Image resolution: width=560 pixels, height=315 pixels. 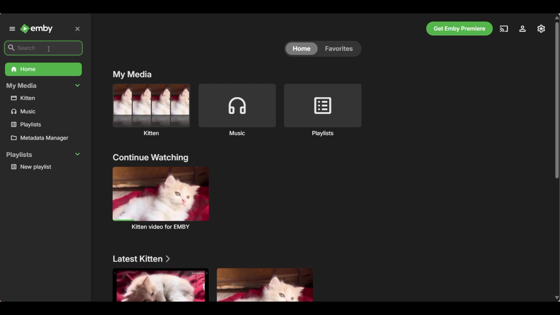 I want to click on playlists, so click(x=41, y=124).